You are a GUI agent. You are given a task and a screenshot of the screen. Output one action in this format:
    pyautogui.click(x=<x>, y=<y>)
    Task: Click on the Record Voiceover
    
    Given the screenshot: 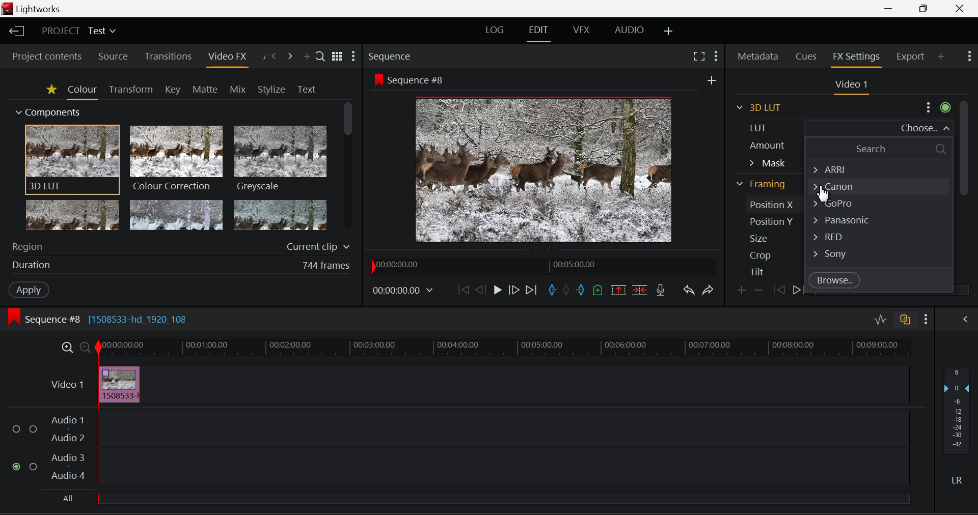 What is the action you would take?
    pyautogui.click(x=660, y=290)
    